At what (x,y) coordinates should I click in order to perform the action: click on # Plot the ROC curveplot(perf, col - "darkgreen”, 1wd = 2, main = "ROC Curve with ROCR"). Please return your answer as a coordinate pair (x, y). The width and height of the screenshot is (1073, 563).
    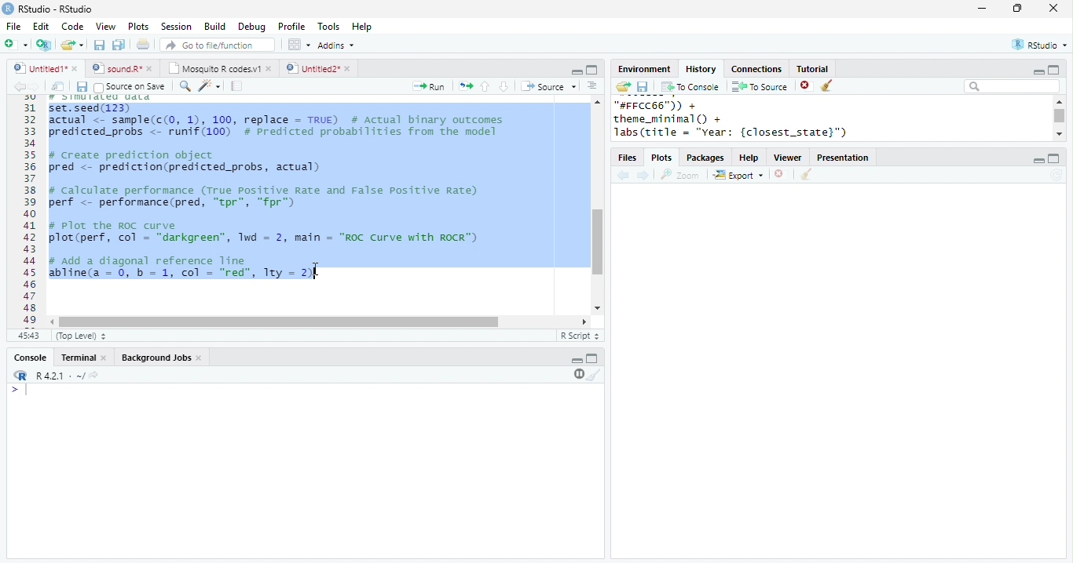
    Looking at the image, I should click on (266, 233).